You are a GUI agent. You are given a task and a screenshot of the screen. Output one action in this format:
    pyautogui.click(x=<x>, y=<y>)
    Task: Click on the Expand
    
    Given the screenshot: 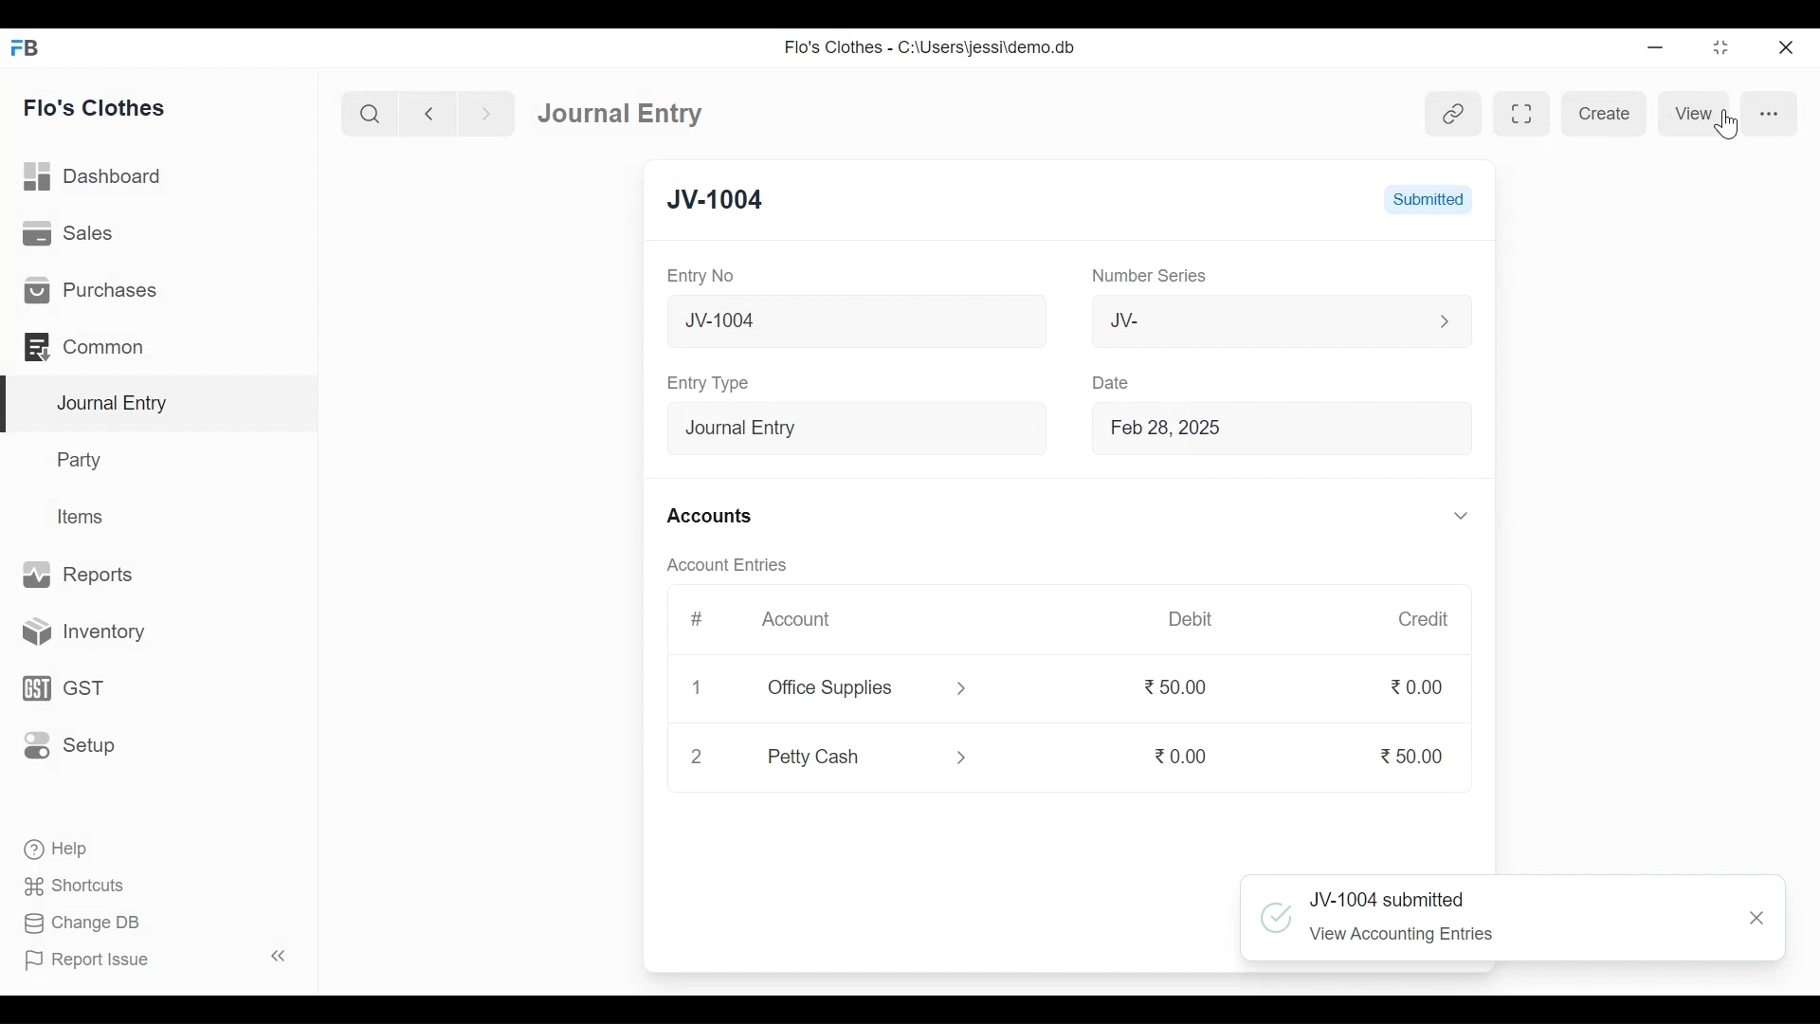 What is the action you would take?
    pyautogui.click(x=1437, y=320)
    